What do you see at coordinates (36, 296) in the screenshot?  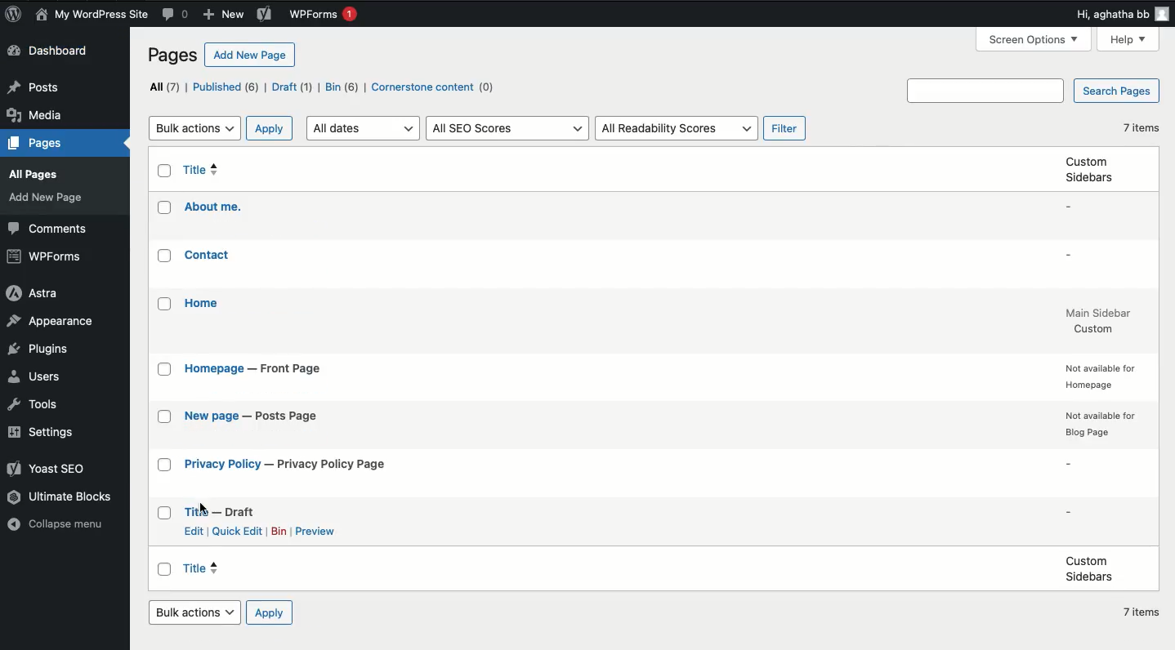 I see `Astra` at bounding box center [36, 296].